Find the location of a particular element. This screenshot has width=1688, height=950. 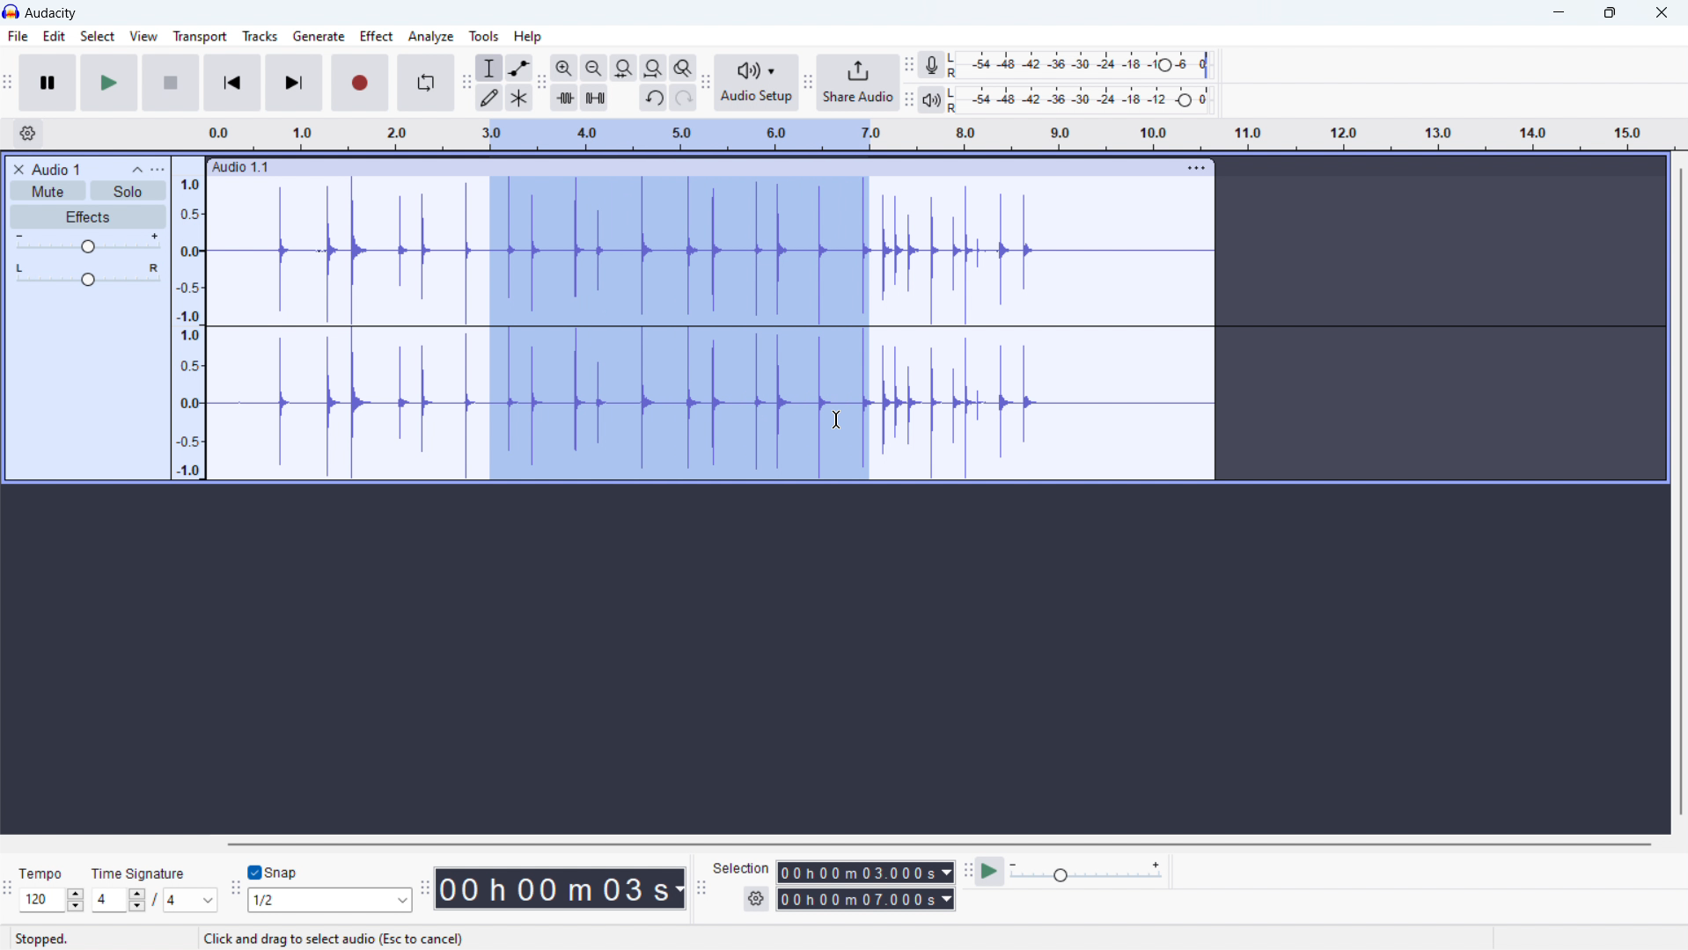

playback level is located at coordinates (1088, 99).